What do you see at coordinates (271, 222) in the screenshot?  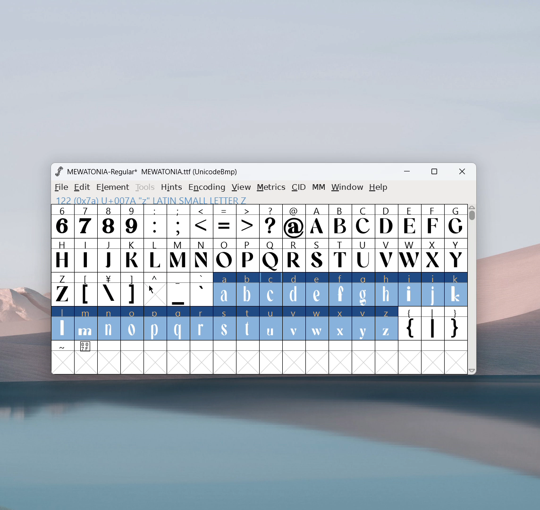 I see `?` at bounding box center [271, 222].